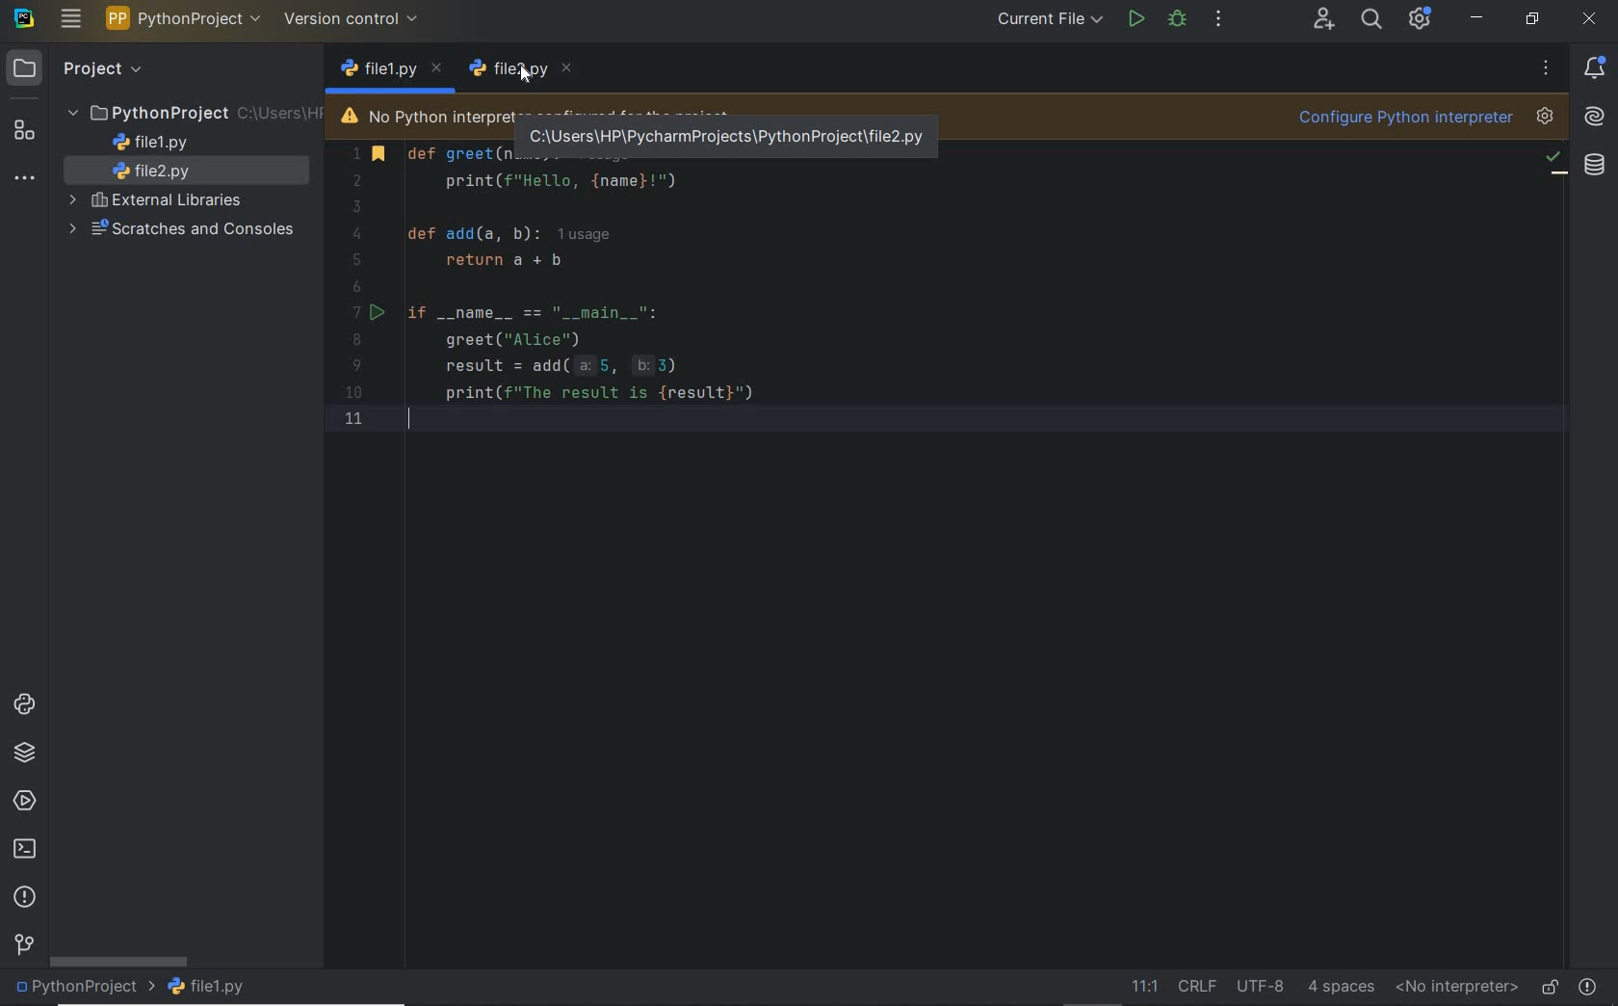 The image size is (1618, 1006). What do you see at coordinates (1422, 21) in the screenshot?
I see `ide and project settings` at bounding box center [1422, 21].